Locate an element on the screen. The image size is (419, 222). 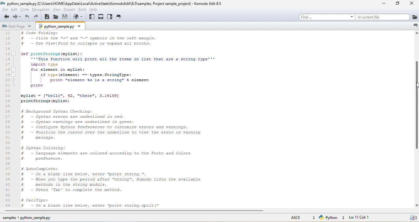
file is located at coordinates (5, 10).